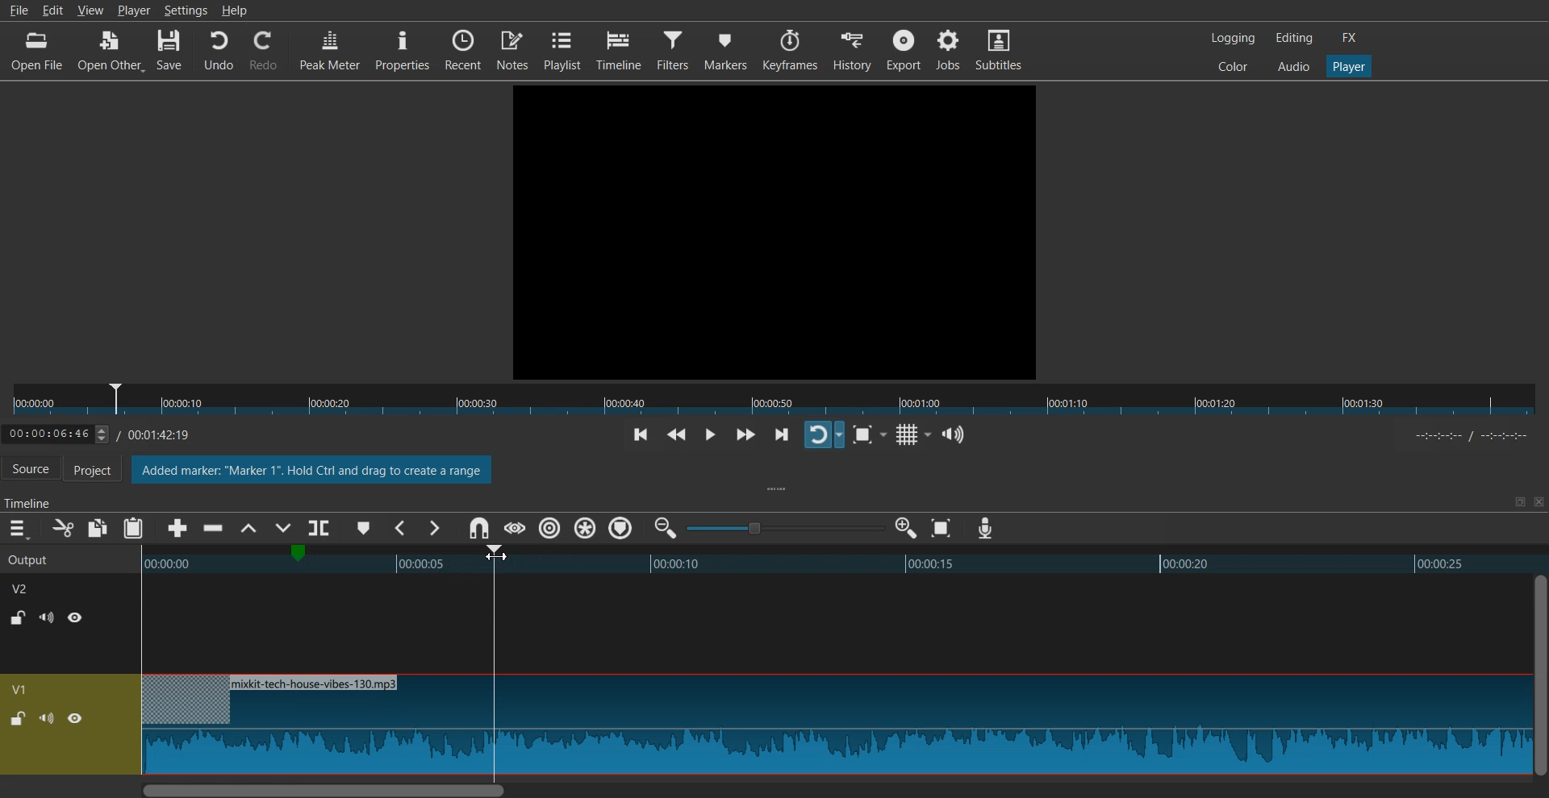 The width and height of the screenshot is (1549, 798). Describe the element at coordinates (865, 435) in the screenshot. I see `Toggle Zoom` at that location.